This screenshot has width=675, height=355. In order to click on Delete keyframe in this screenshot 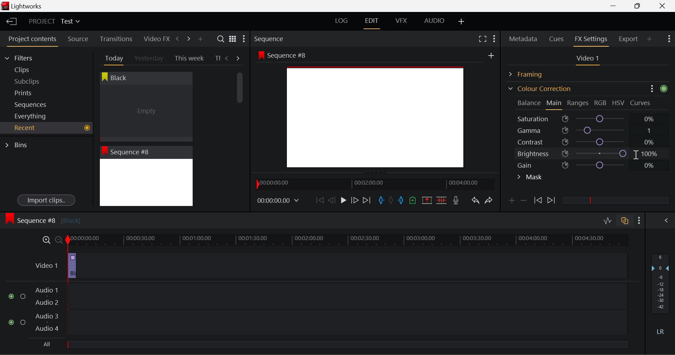, I will do `click(523, 202)`.